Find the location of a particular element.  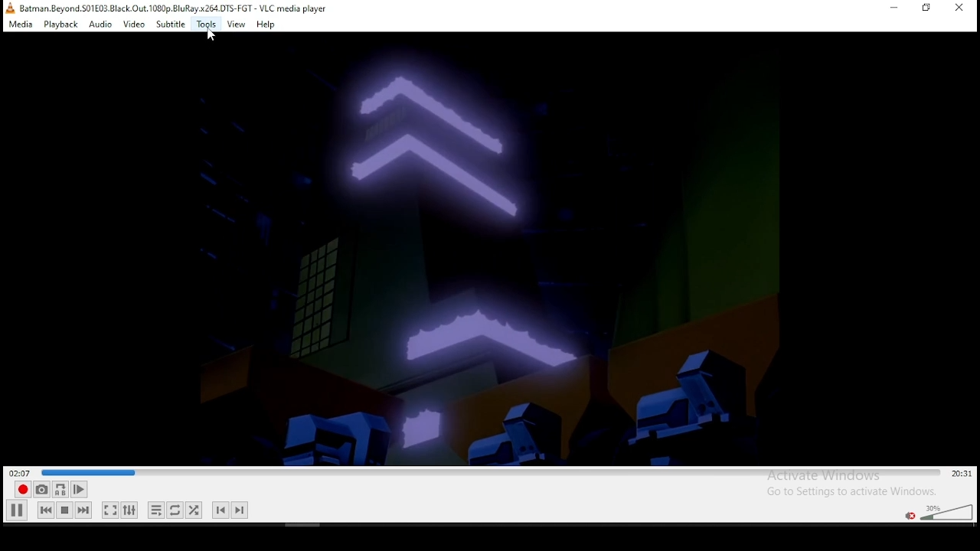

show extended settings is located at coordinates (131, 510).